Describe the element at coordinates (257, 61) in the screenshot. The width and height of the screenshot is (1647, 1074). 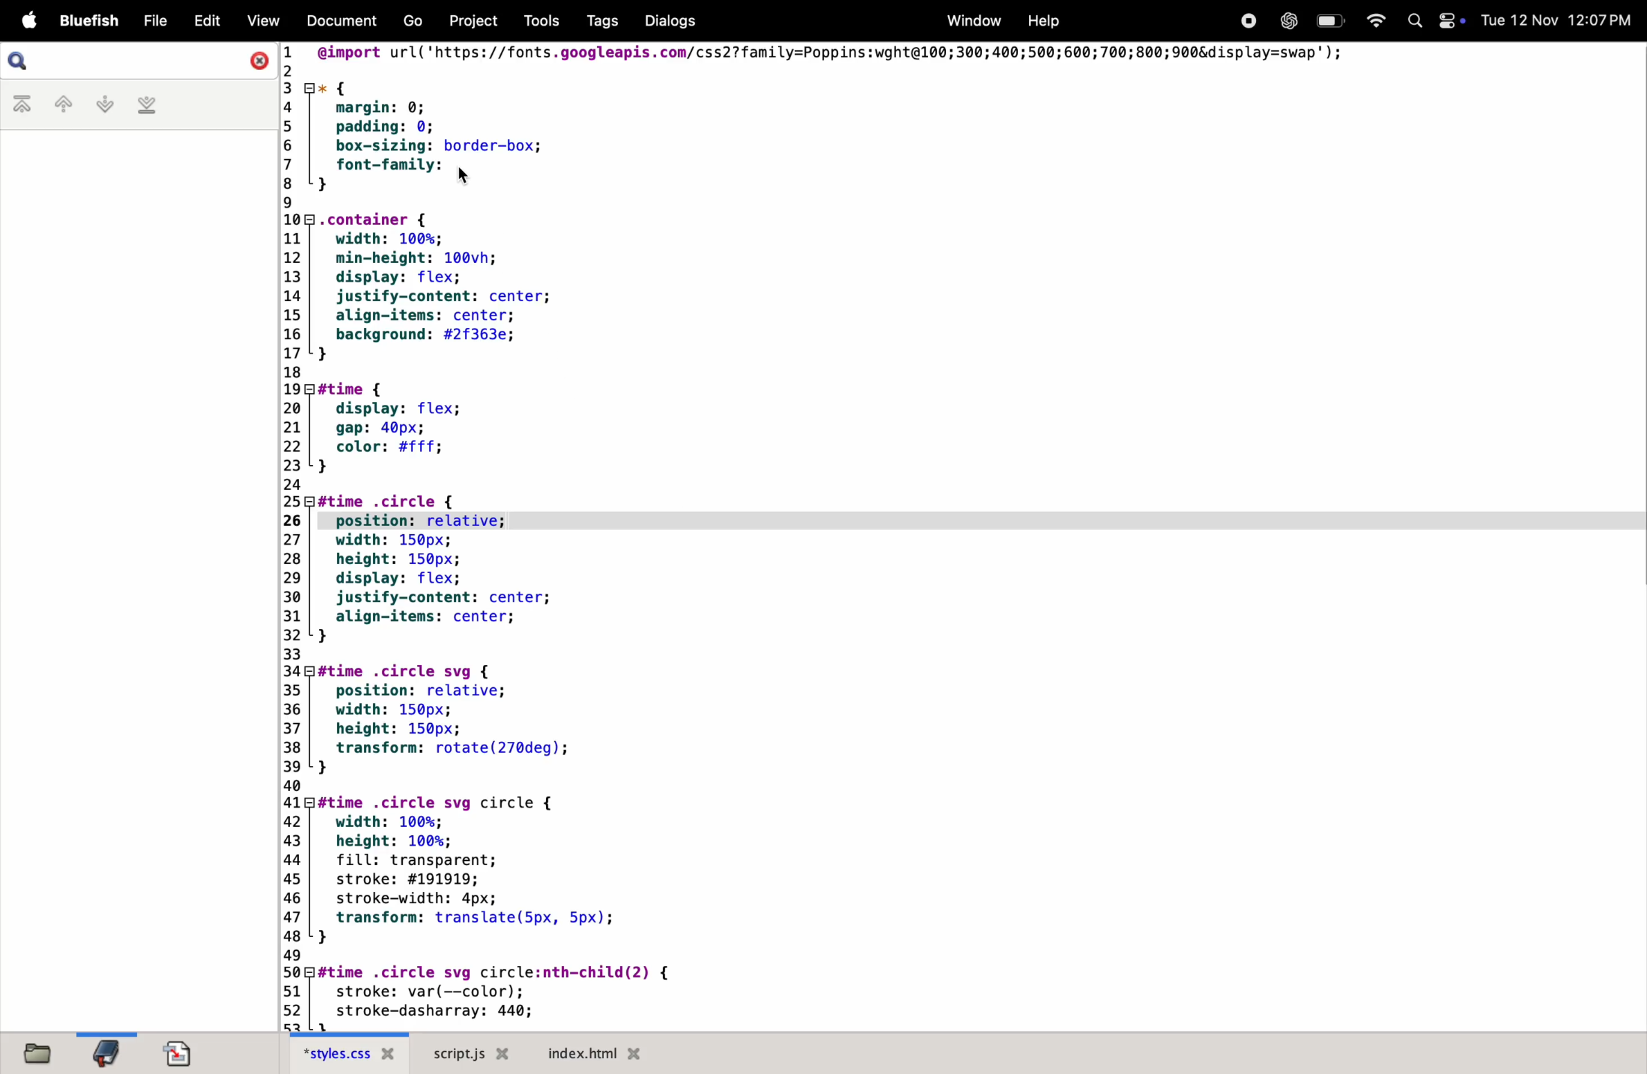
I see `Close` at that location.